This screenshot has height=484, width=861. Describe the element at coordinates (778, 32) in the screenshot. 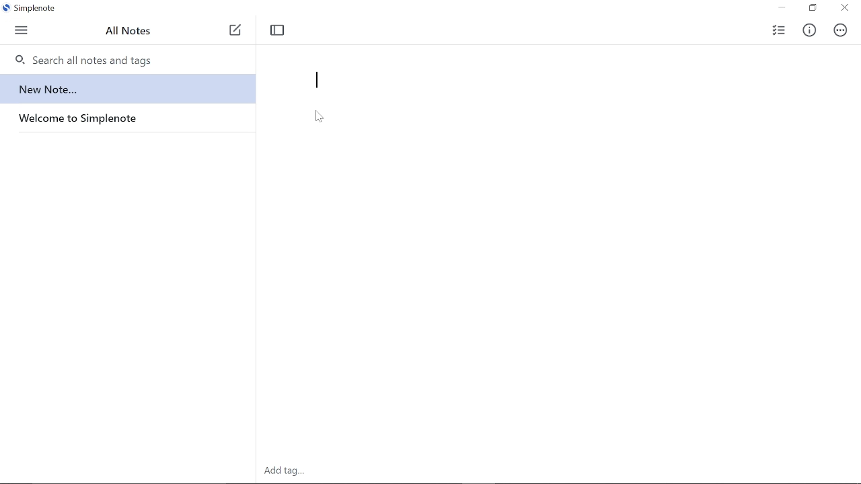

I see `Checklist` at that location.